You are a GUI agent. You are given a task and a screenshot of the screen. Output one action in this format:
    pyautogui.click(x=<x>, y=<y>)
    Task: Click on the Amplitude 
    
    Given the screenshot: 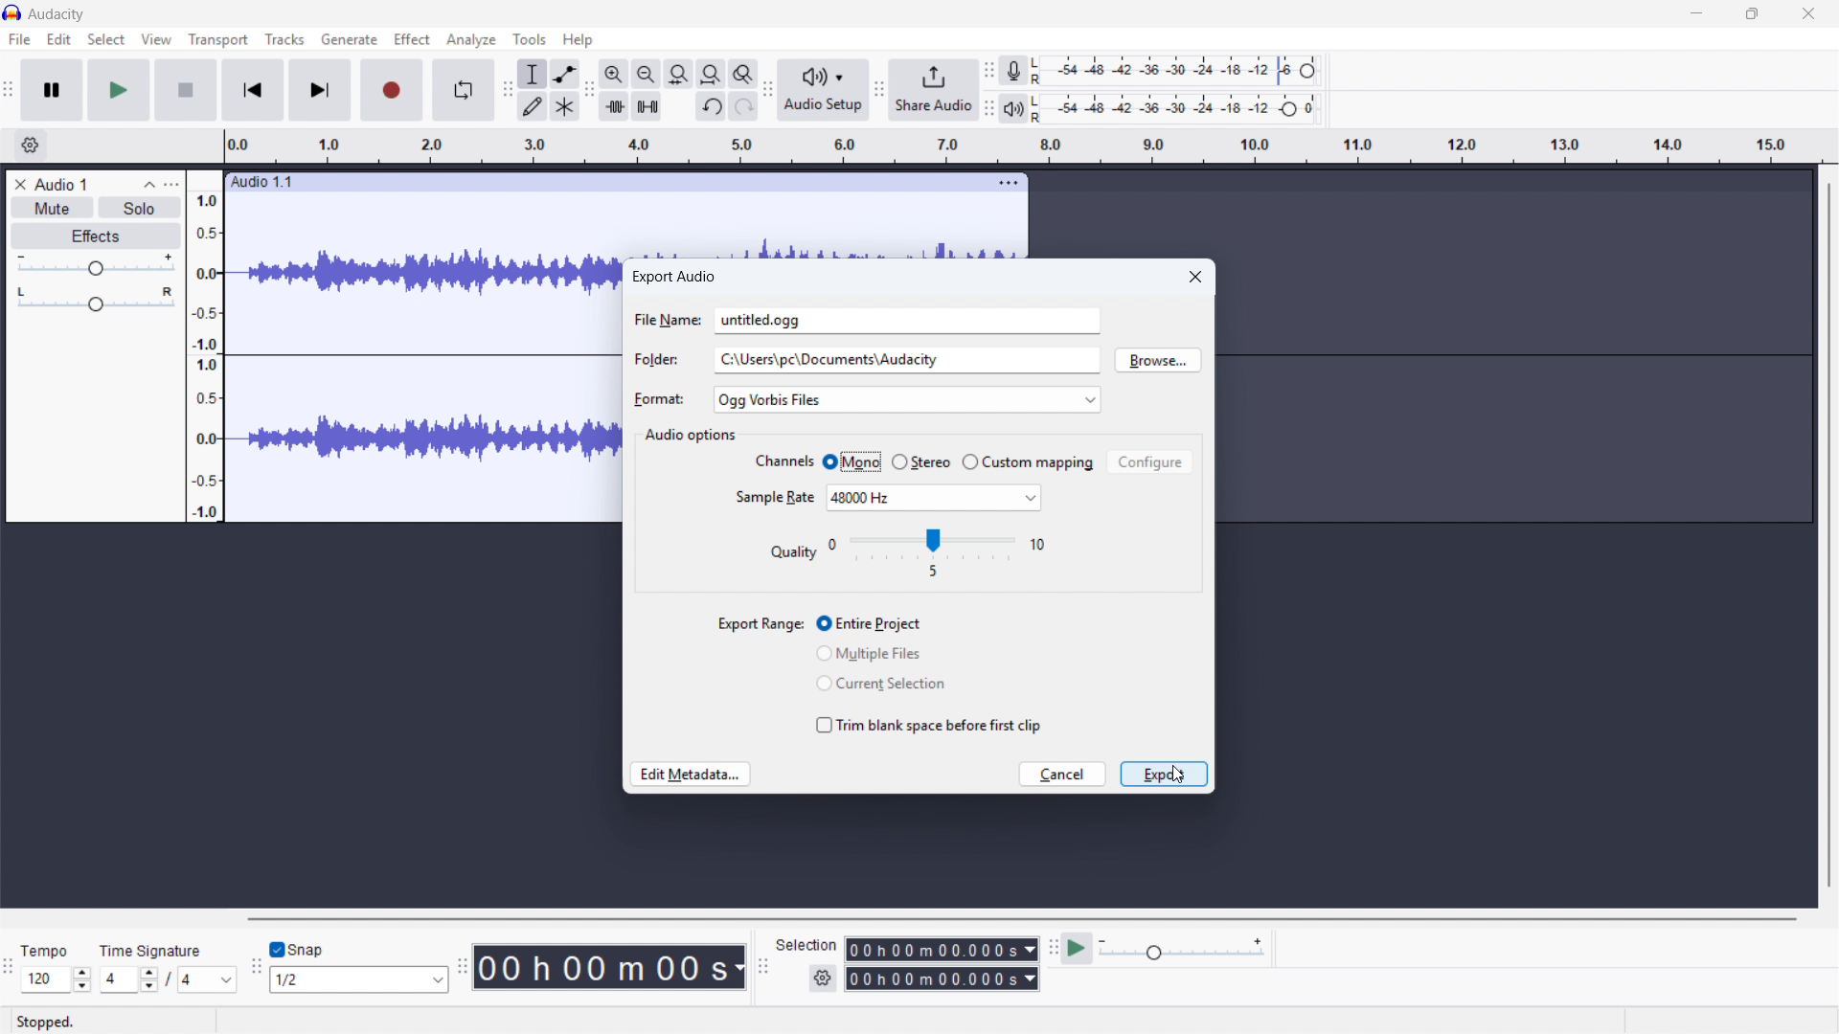 What is the action you would take?
    pyautogui.click(x=204, y=346)
    